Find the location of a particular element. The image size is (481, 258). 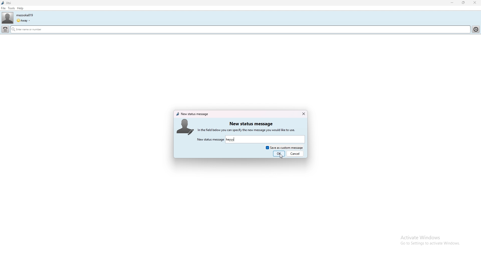

minimize is located at coordinates (452, 3).